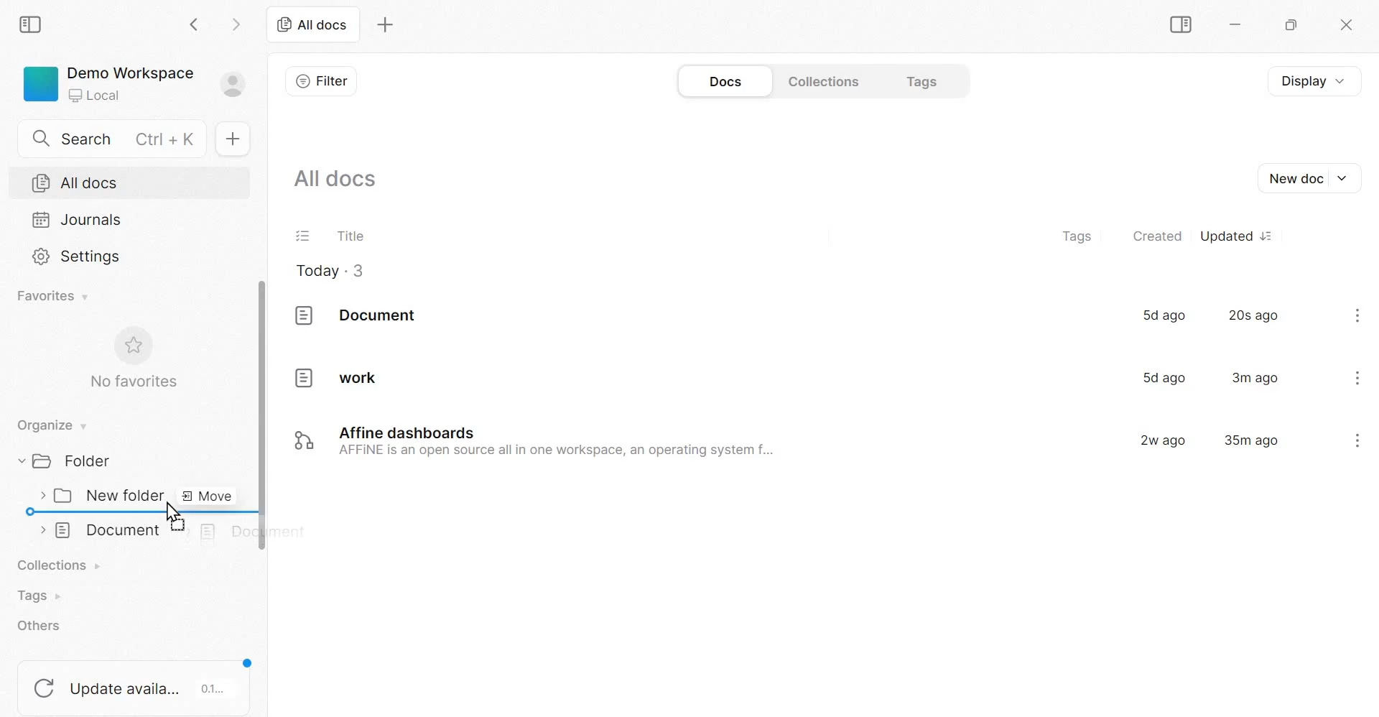 This screenshot has height=717, width=1379. Describe the element at coordinates (19, 461) in the screenshot. I see `collapse/expand` at that location.